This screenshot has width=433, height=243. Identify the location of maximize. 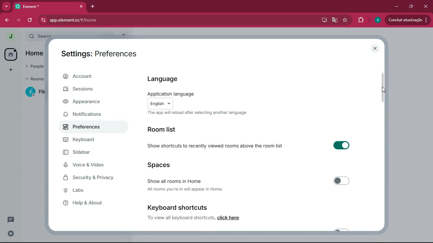
(410, 7).